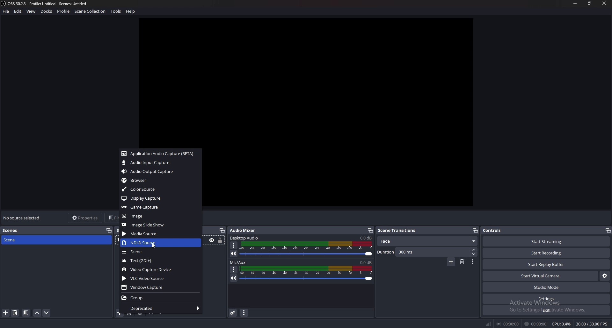  Describe the element at coordinates (546, 310) in the screenshot. I see `exit` at that location.